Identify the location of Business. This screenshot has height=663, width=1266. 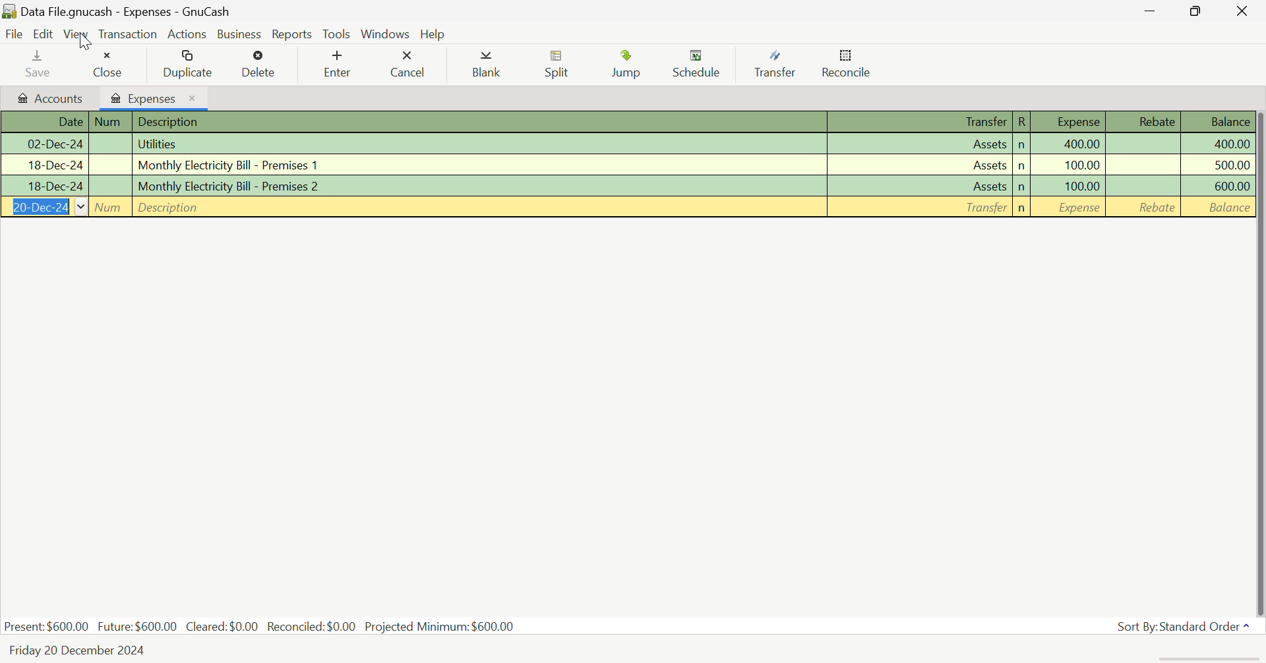
(240, 34).